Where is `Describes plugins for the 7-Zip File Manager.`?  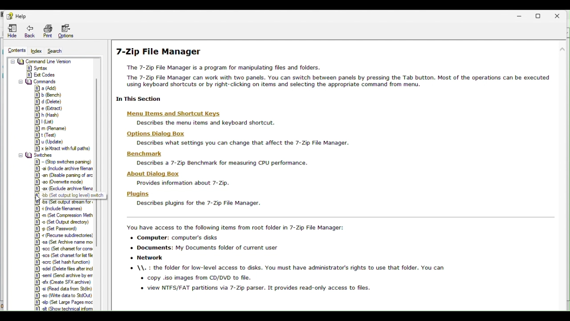 Describes plugins for the 7-Zip File Manager. is located at coordinates (194, 203).